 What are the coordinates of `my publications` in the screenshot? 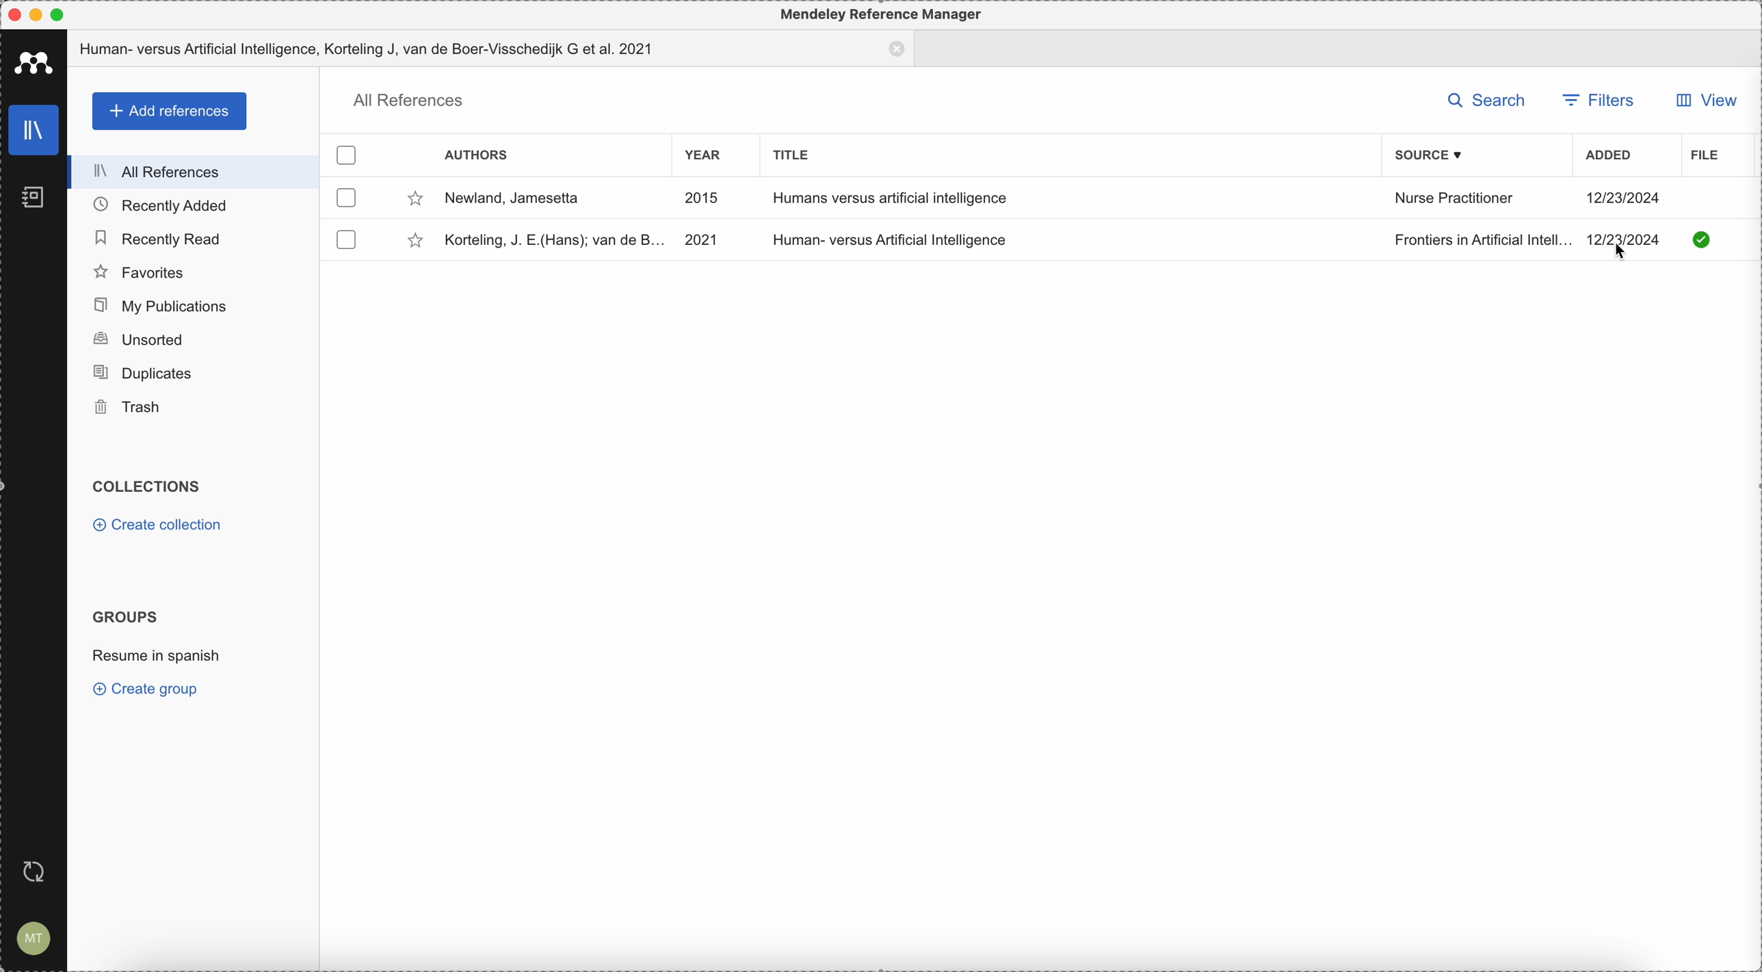 It's located at (196, 306).